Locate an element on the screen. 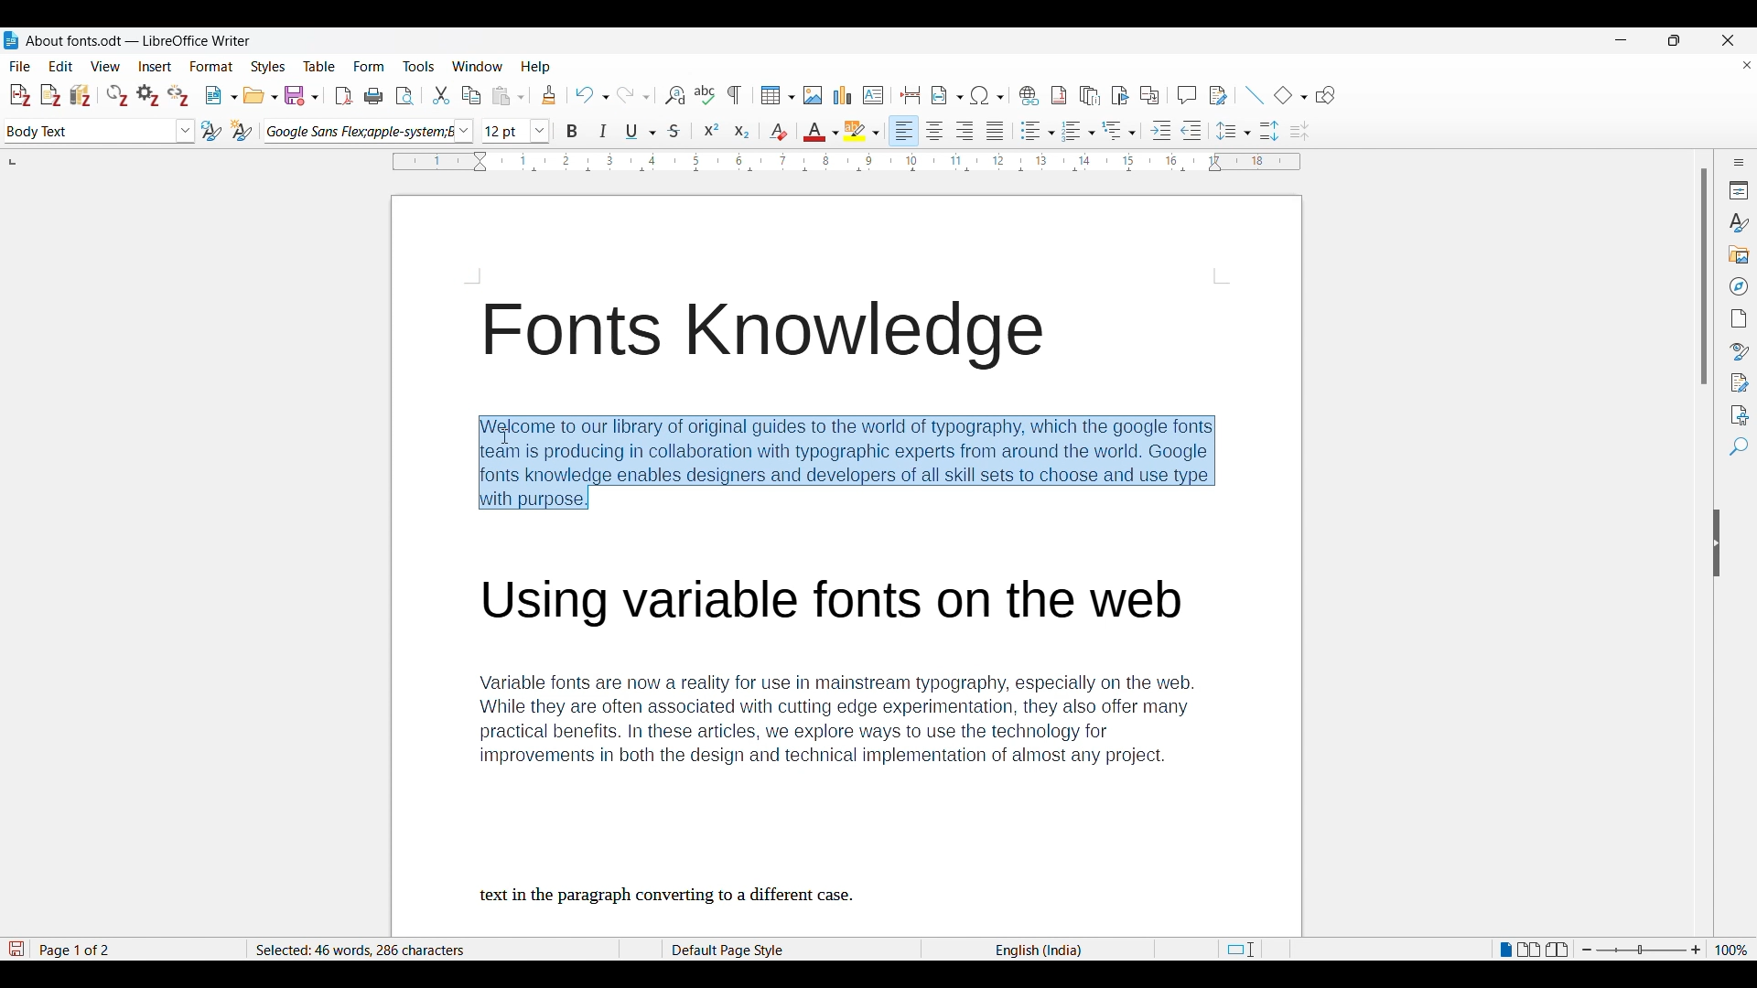  Format menu is located at coordinates (211, 68).